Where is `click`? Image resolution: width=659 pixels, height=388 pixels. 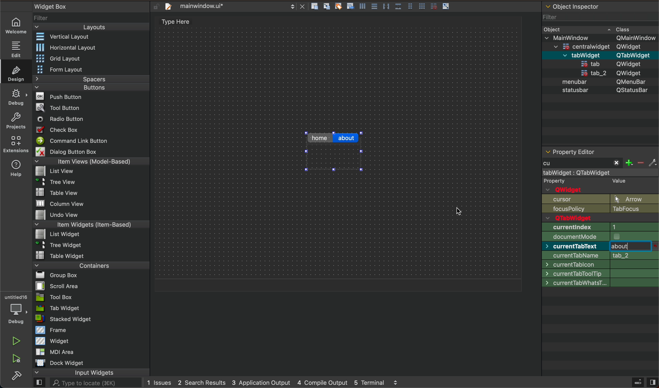 click is located at coordinates (634, 247).